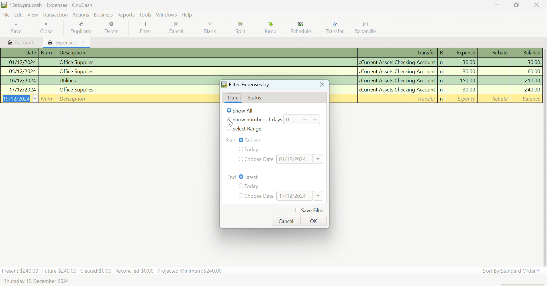  What do you see at coordinates (240, 186) in the screenshot?
I see `Checkbox` at bounding box center [240, 186].